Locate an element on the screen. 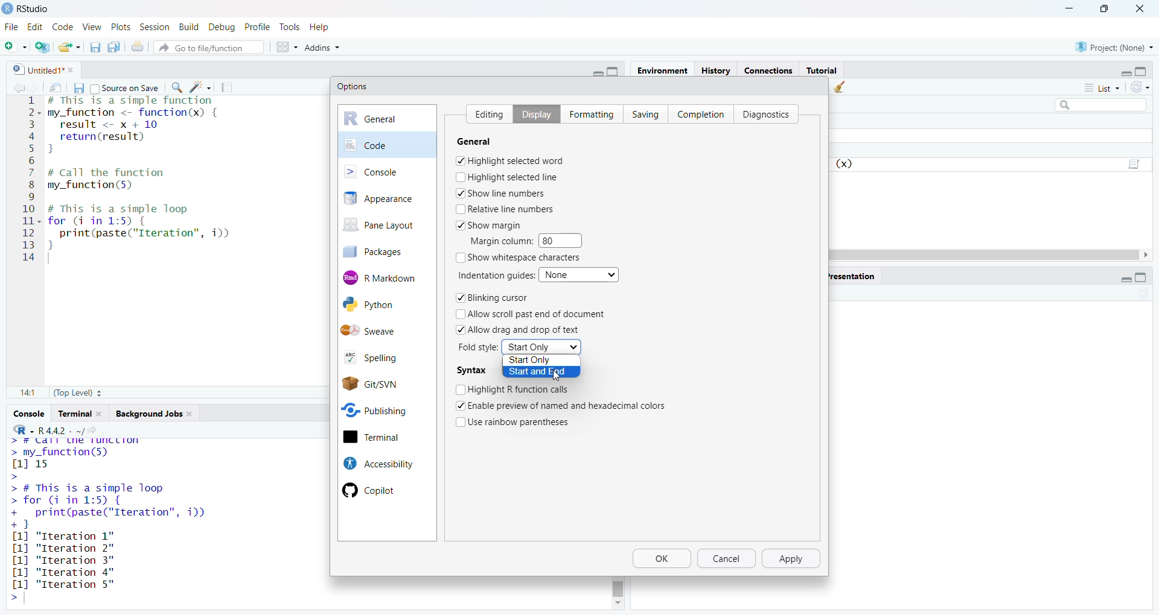  General is located at coordinates (484, 141).